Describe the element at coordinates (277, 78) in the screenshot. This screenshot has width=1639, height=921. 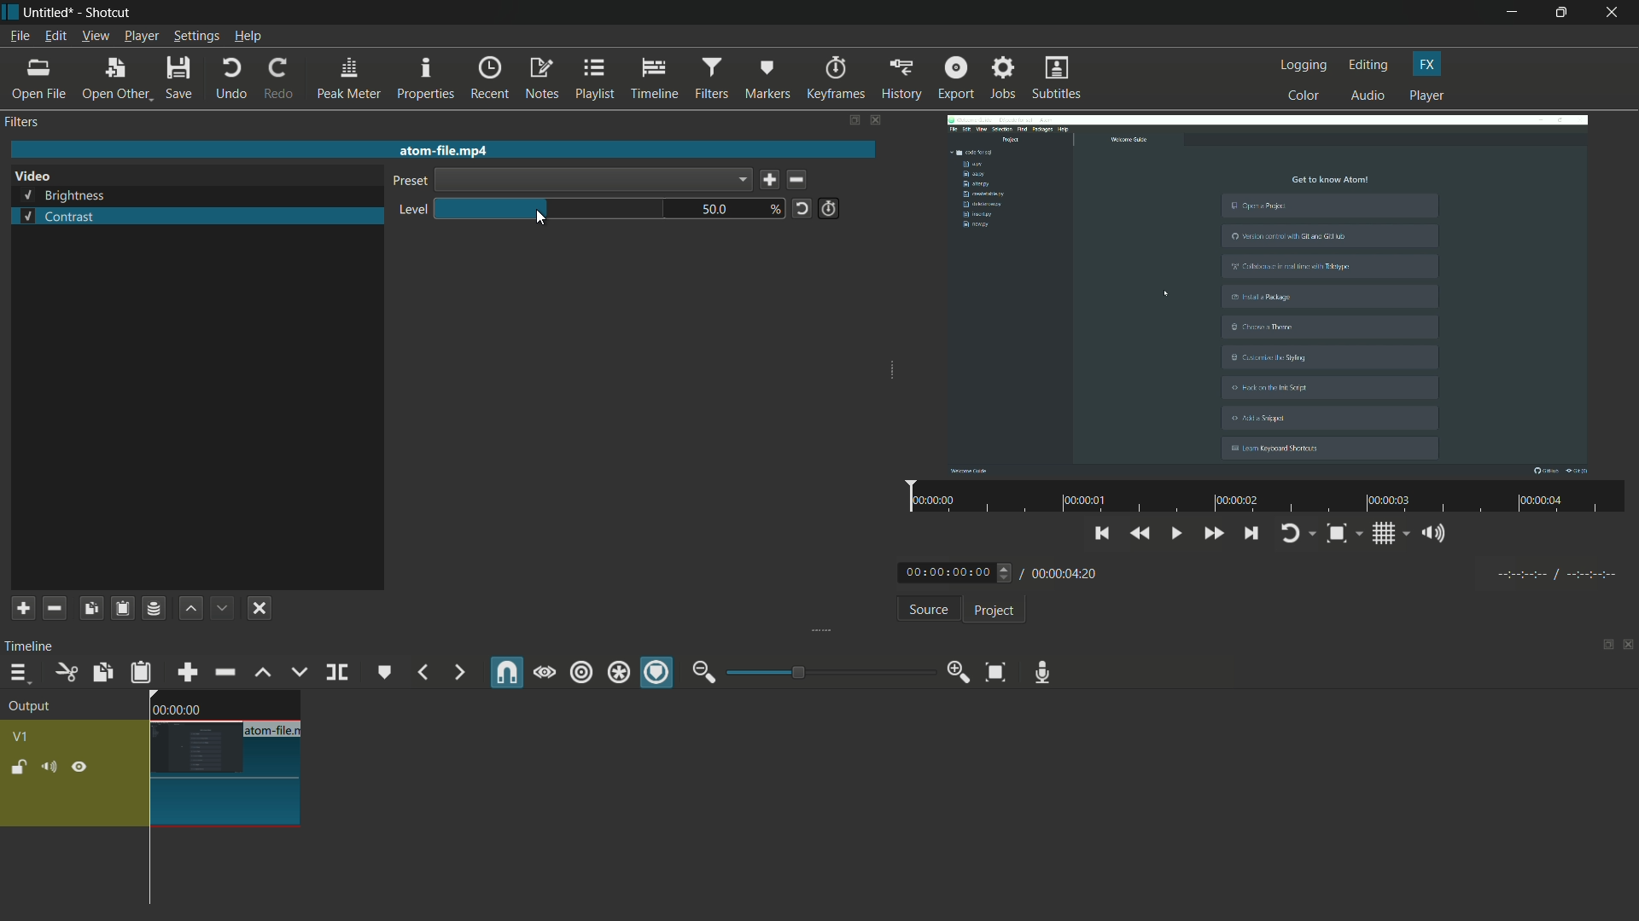
I see `redo` at that location.